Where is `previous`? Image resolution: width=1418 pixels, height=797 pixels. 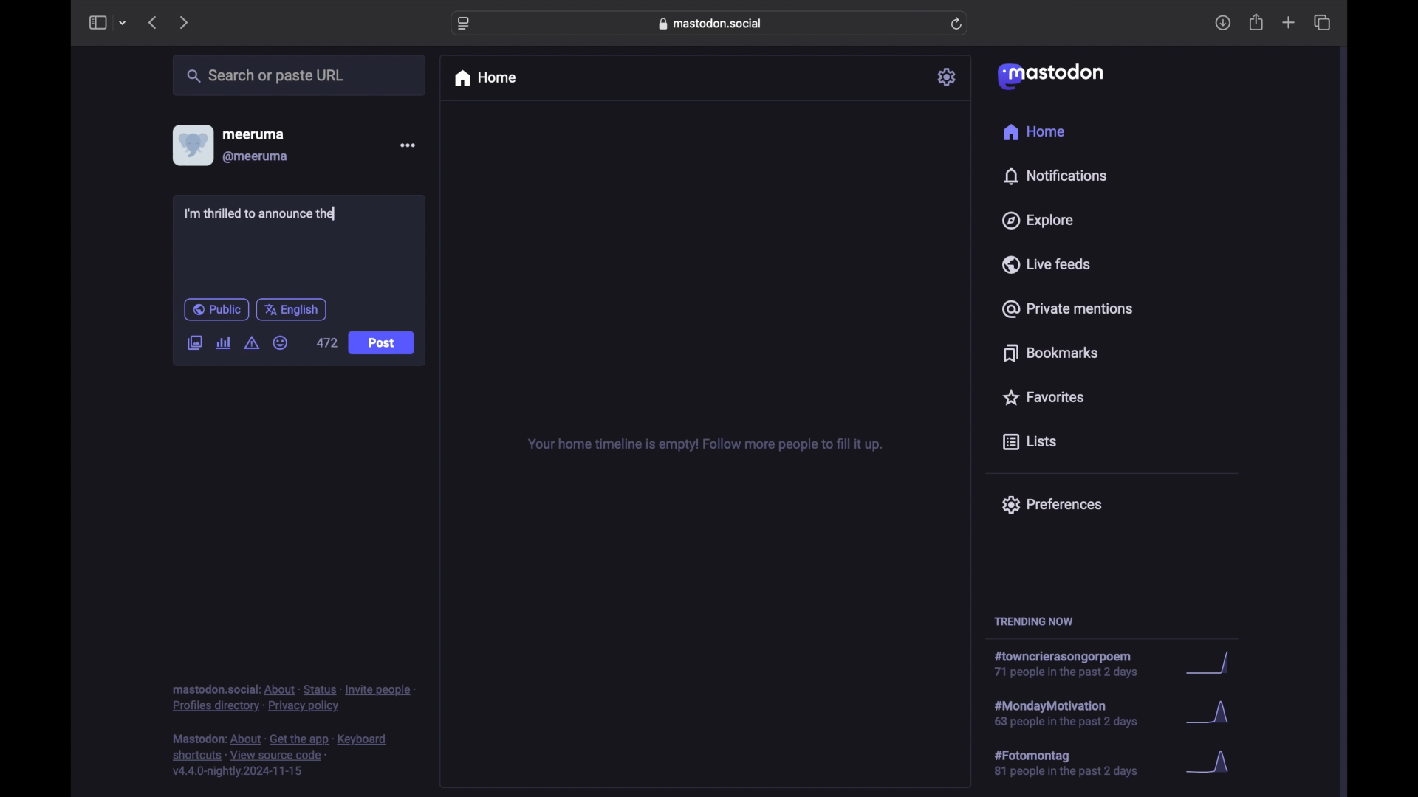 previous is located at coordinates (152, 22).